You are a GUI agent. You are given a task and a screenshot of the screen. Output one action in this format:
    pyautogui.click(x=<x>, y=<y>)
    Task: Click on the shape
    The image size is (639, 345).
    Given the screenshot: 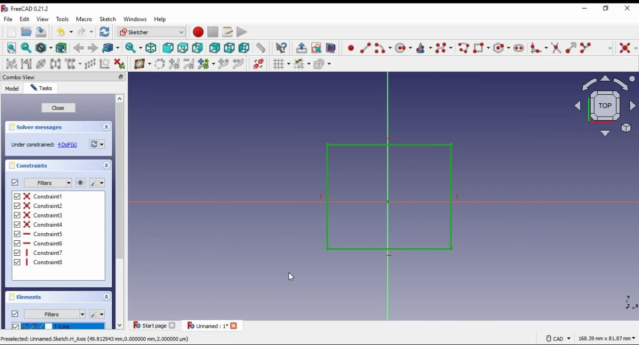 What is the action you would take?
    pyautogui.click(x=389, y=196)
    